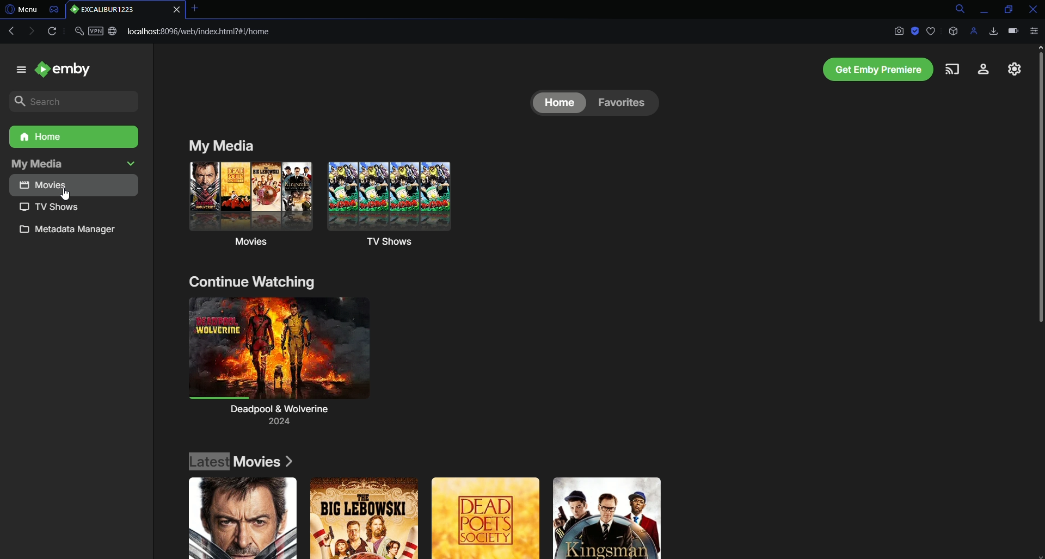 The width and height of the screenshot is (1045, 559). I want to click on Tab 1, so click(126, 10).